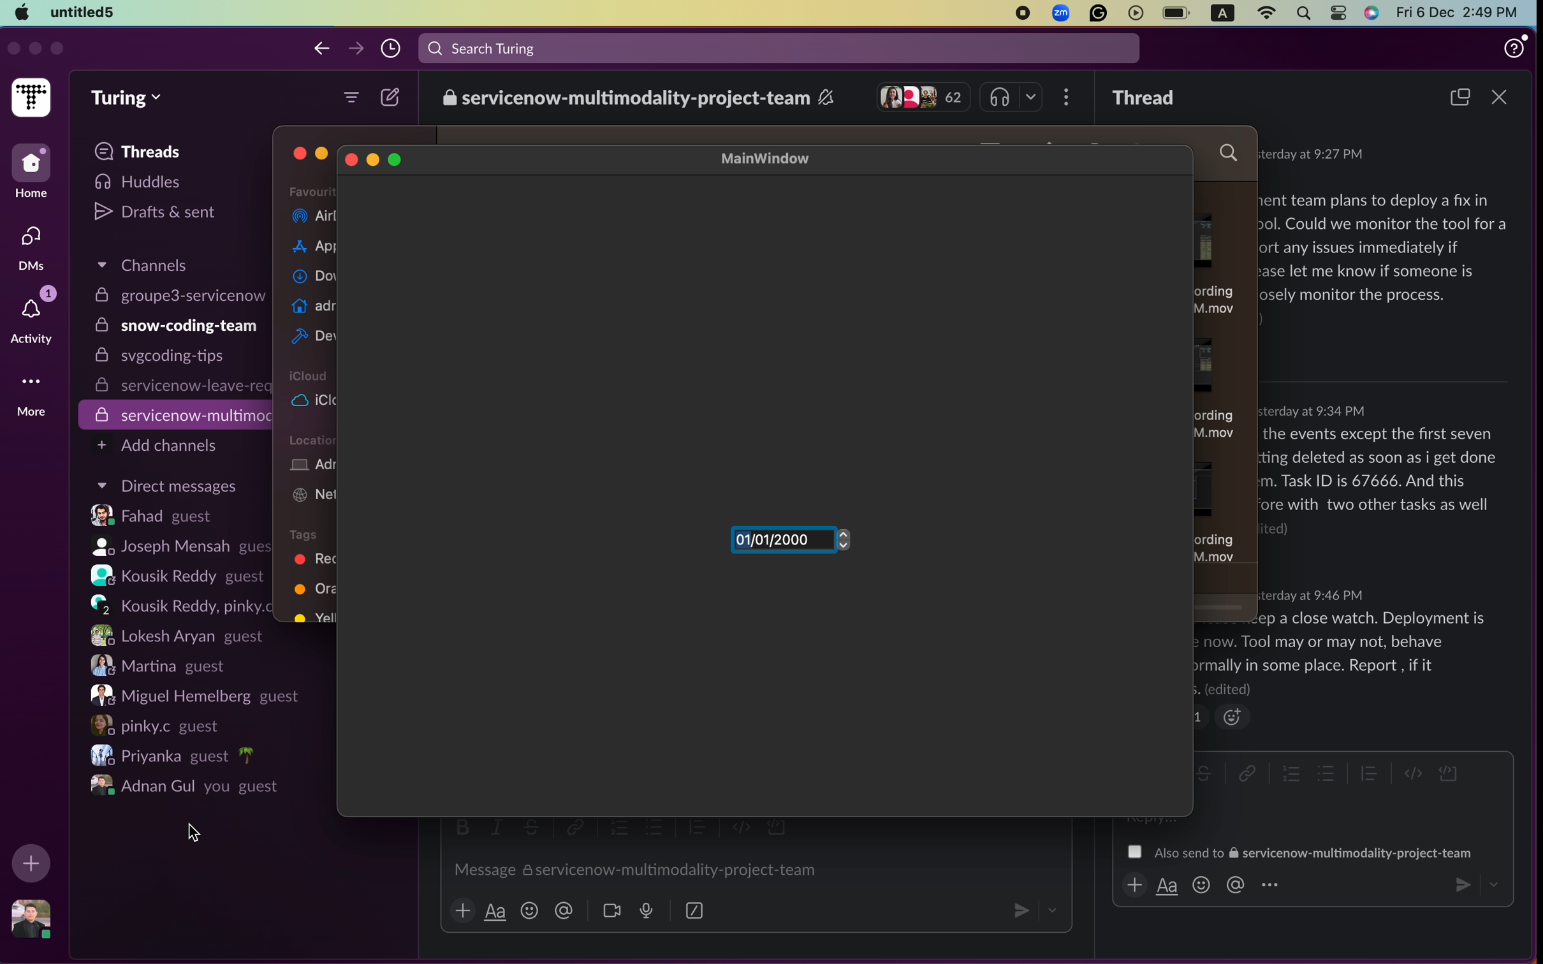  What do you see at coordinates (612, 910) in the screenshot?
I see `video` at bounding box center [612, 910].